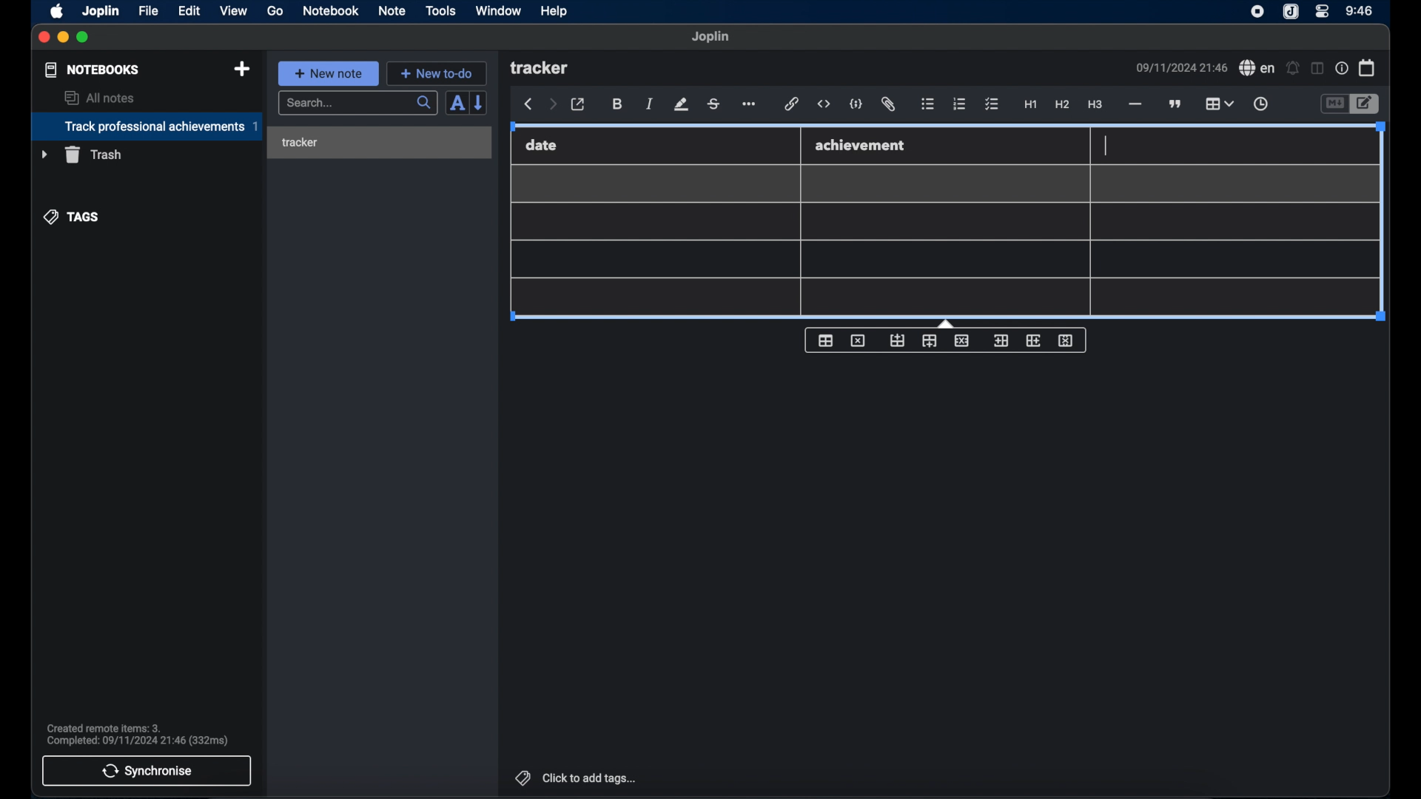  I want to click on joplin icon, so click(1257, 13).